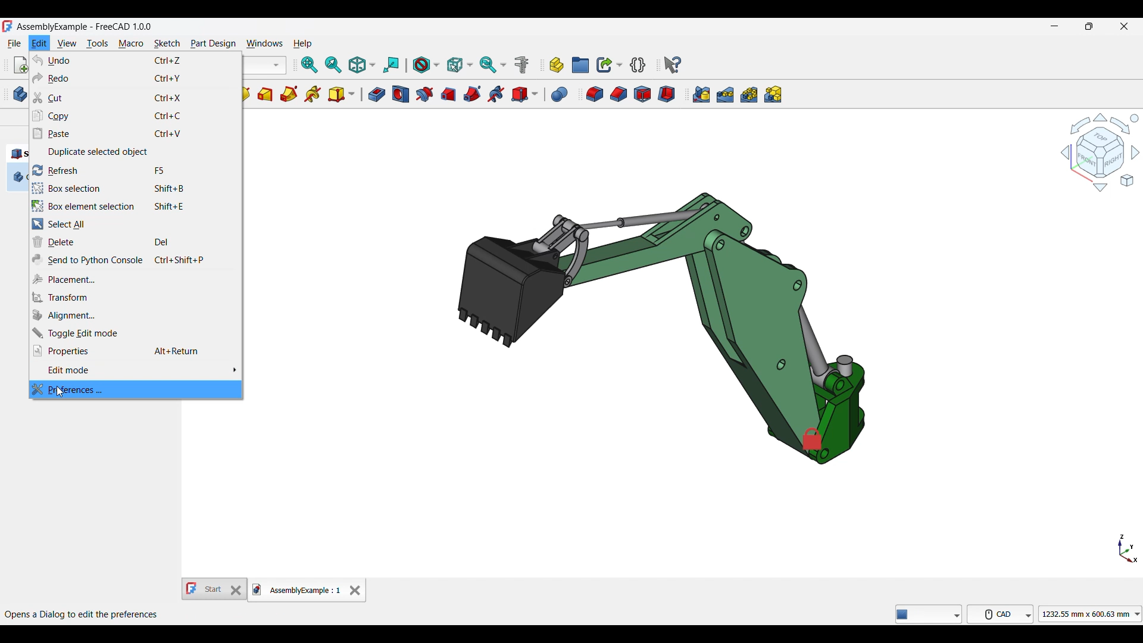 This screenshot has height=643, width=1143. What do you see at coordinates (521, 65) in the screenshot?
I see `Measure` at bounding box center [521, 65].